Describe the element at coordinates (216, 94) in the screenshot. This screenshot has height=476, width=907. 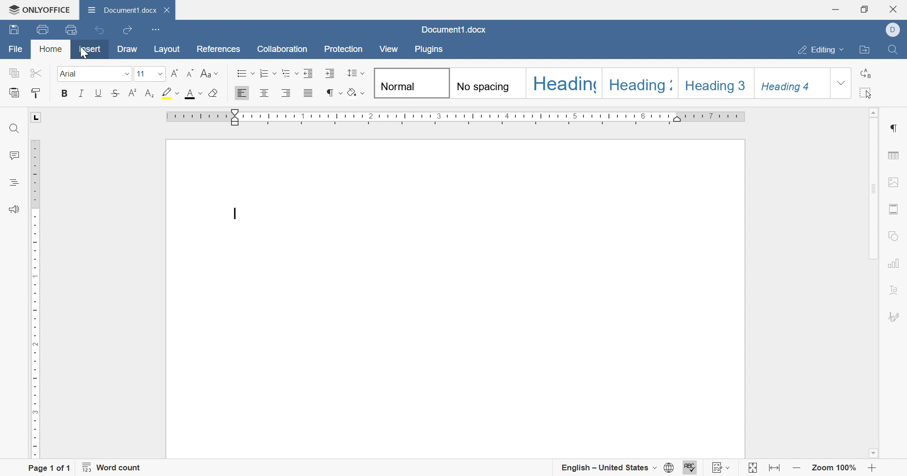
I see `Clear style` at that location.